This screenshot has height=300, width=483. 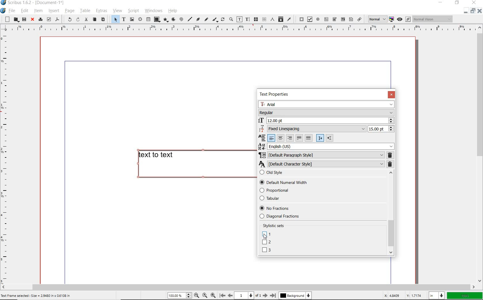 What do you see at coordinates (57, 20) in the screenshot?
I see `save as pdf` at bounding box center [57, 20].